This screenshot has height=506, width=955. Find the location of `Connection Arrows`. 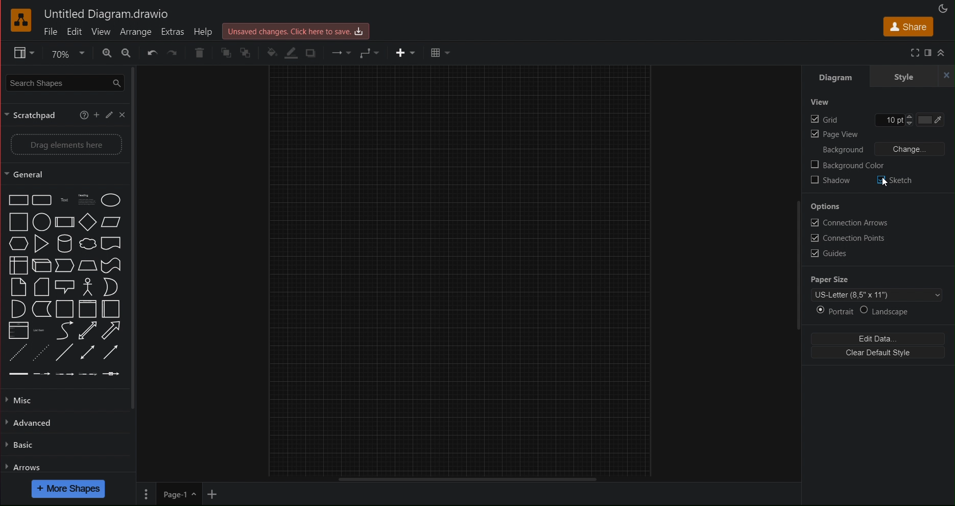

Connection Arrows is located at coordinates (851, 223).